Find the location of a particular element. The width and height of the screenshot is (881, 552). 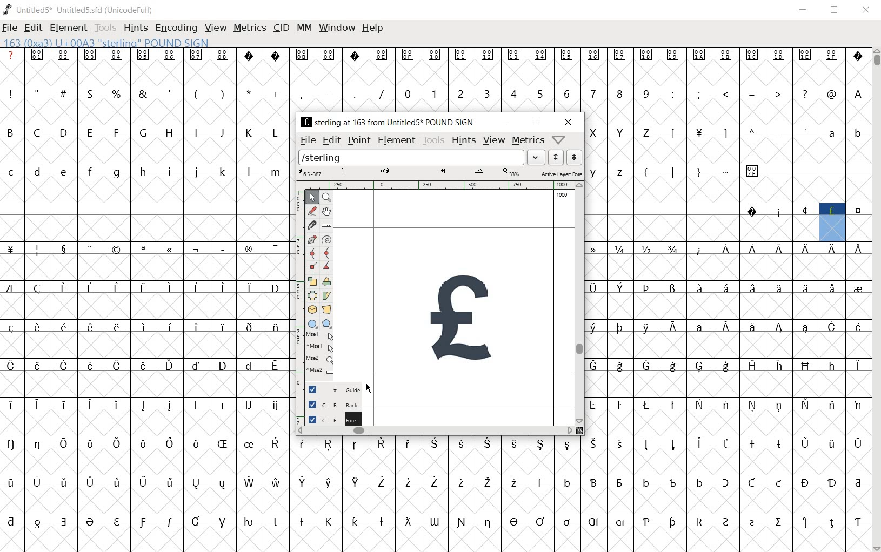

Symbol is located at coordinates (143, 327).